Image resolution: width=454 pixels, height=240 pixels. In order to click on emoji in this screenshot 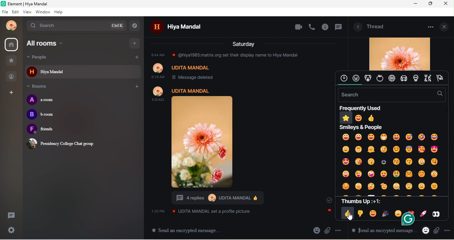, I will do `click(426, 230)`.